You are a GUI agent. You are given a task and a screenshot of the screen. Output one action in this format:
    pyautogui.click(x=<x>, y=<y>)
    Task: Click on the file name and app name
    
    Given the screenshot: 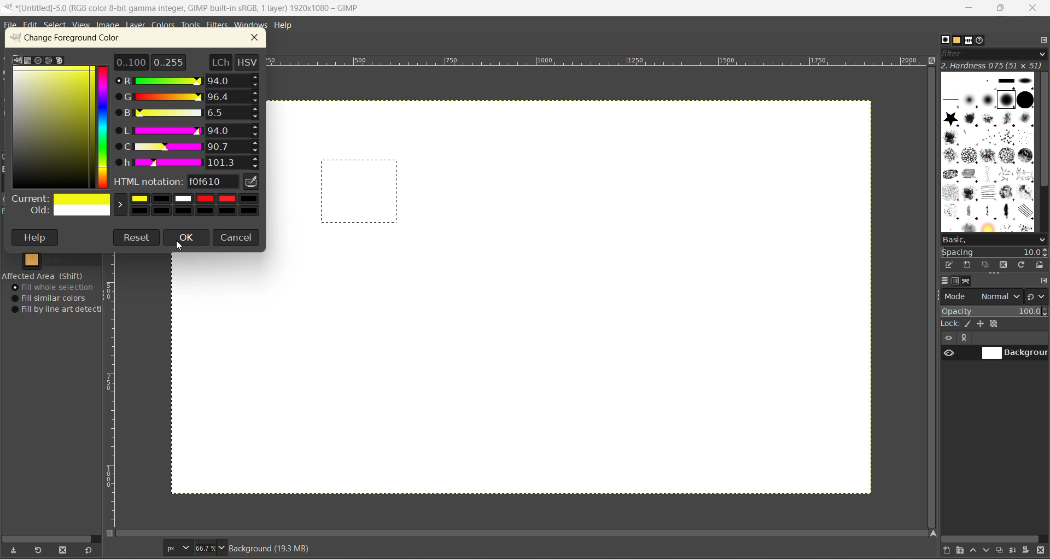 What is the action you would take?
    pyautogui.click(x=193, y=8)
    